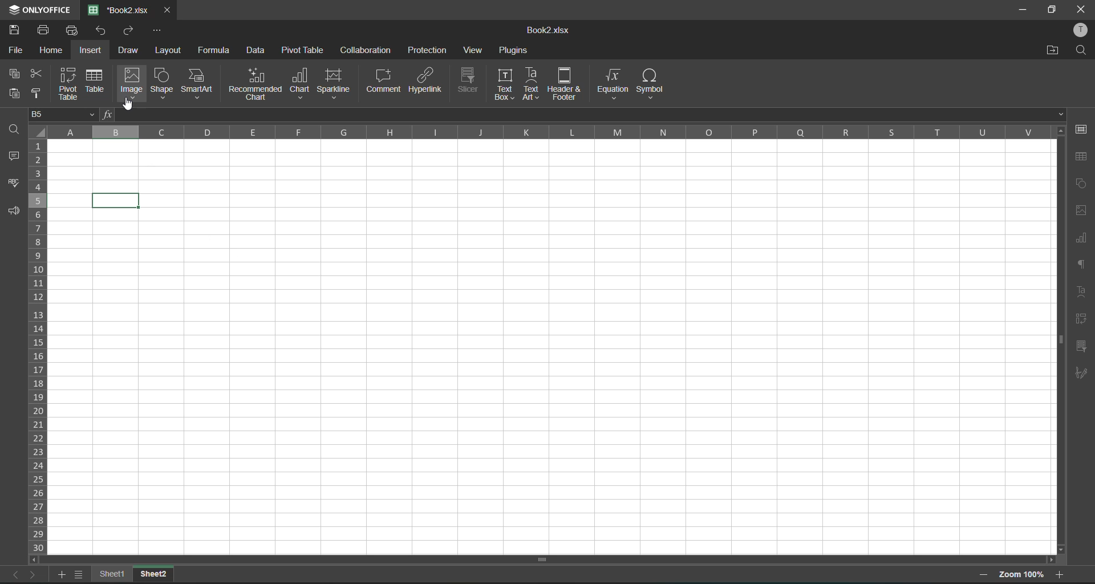  What do you see at coordinates (62, 575) in the screenshot?
I see `add sheet` at bounding box center [62, 575].